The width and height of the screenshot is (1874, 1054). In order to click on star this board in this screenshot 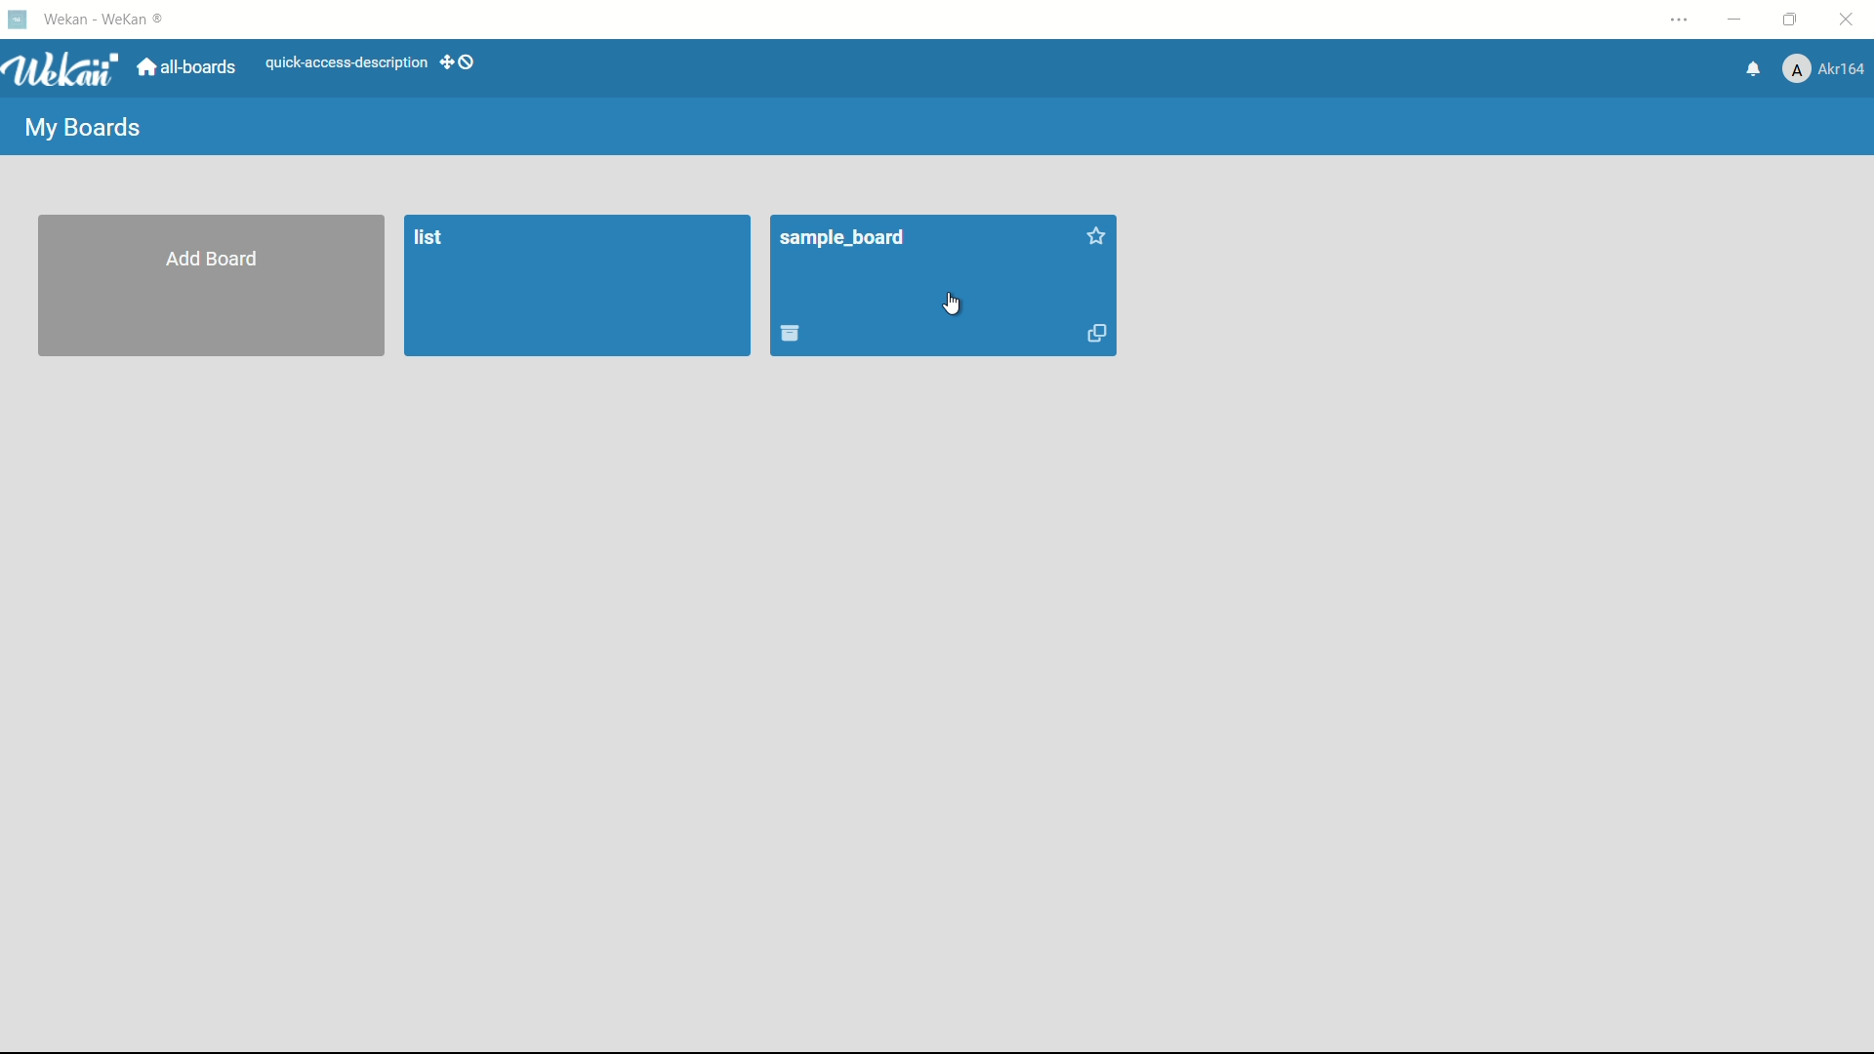, I will do `click(1094, 237)`.